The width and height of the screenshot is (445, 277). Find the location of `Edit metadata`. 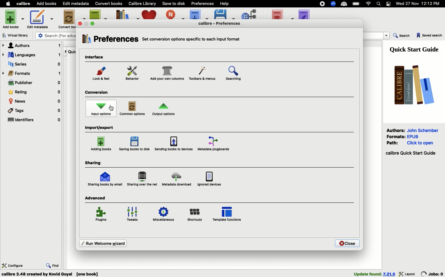

Edit metadata is located at coordinates (76, 4).